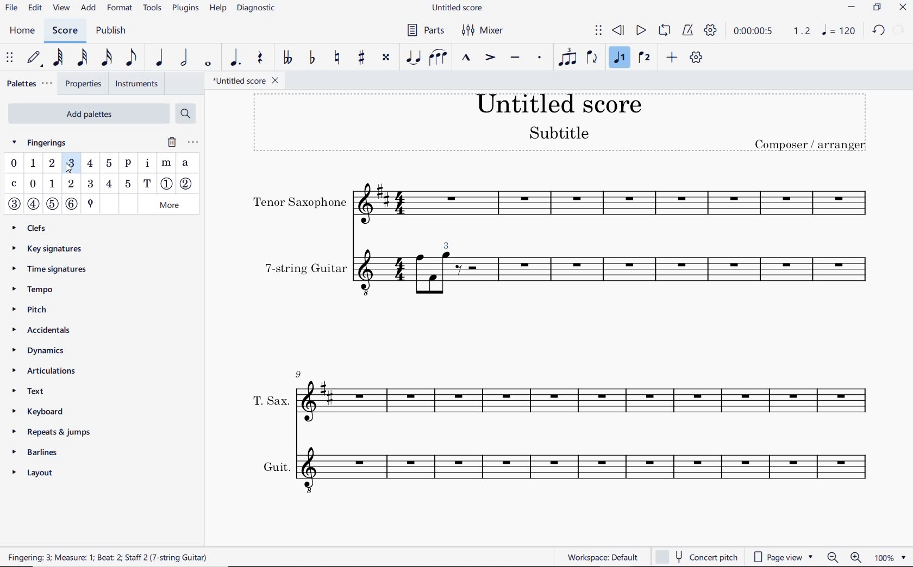 This screenshot has width=913, height=567. Describe the element at coordinates (136, 83) in the screenshot. I see `INSTRUMENTS` at that location.